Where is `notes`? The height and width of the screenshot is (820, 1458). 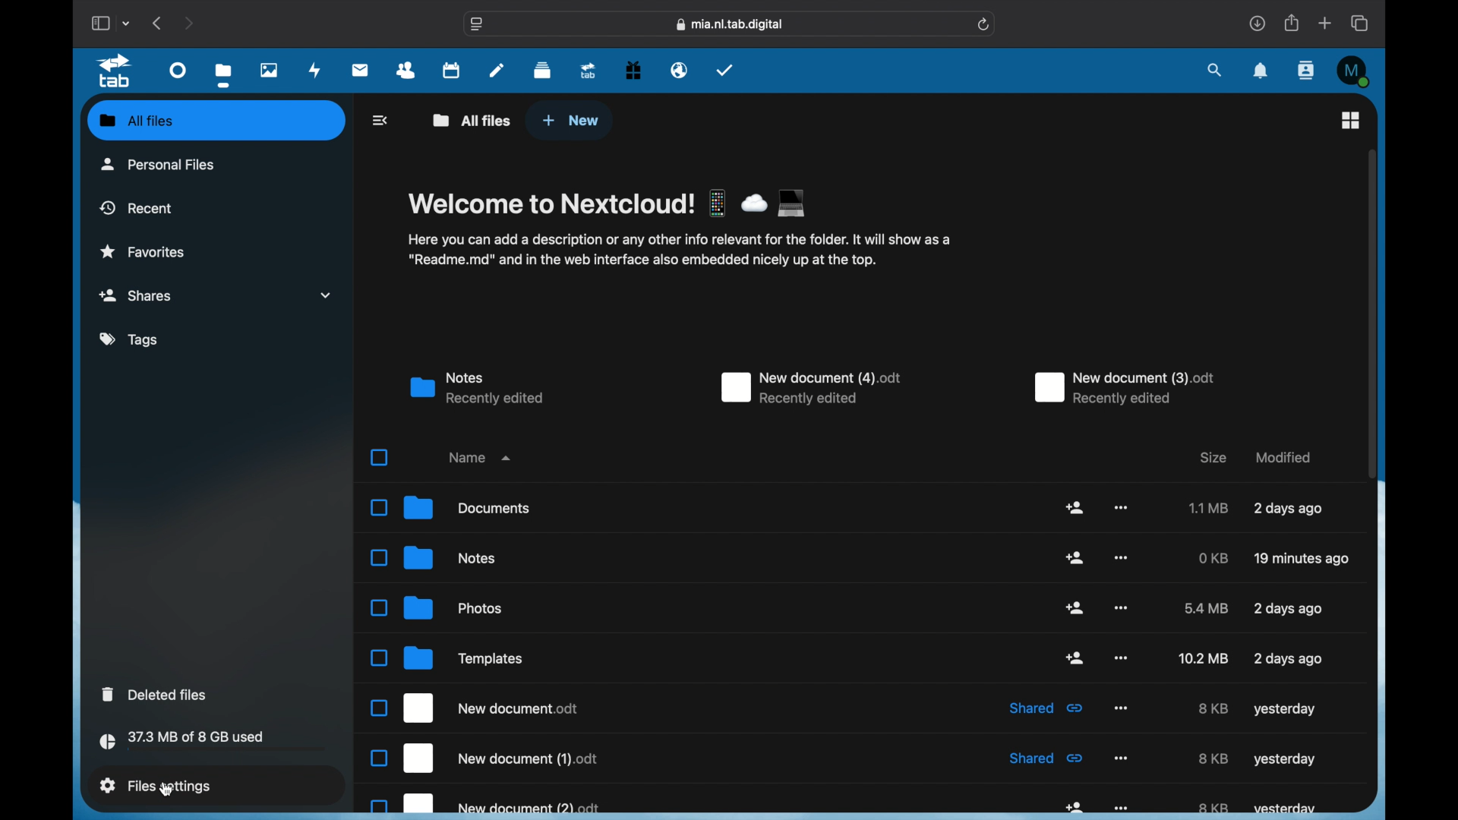
notes is located at coordinates (433, 558).